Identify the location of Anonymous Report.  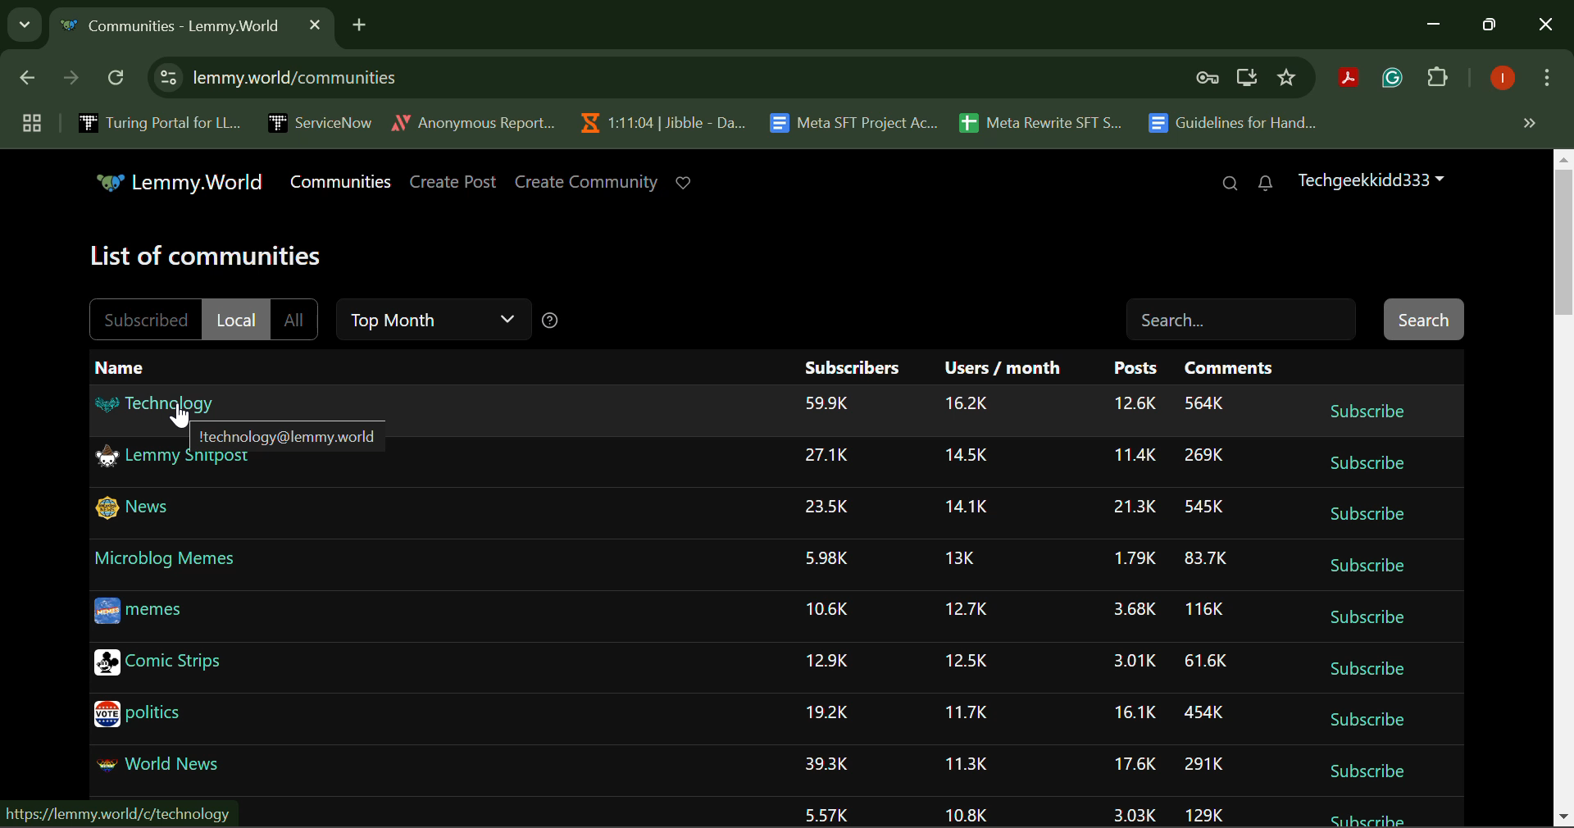
(473, 120).